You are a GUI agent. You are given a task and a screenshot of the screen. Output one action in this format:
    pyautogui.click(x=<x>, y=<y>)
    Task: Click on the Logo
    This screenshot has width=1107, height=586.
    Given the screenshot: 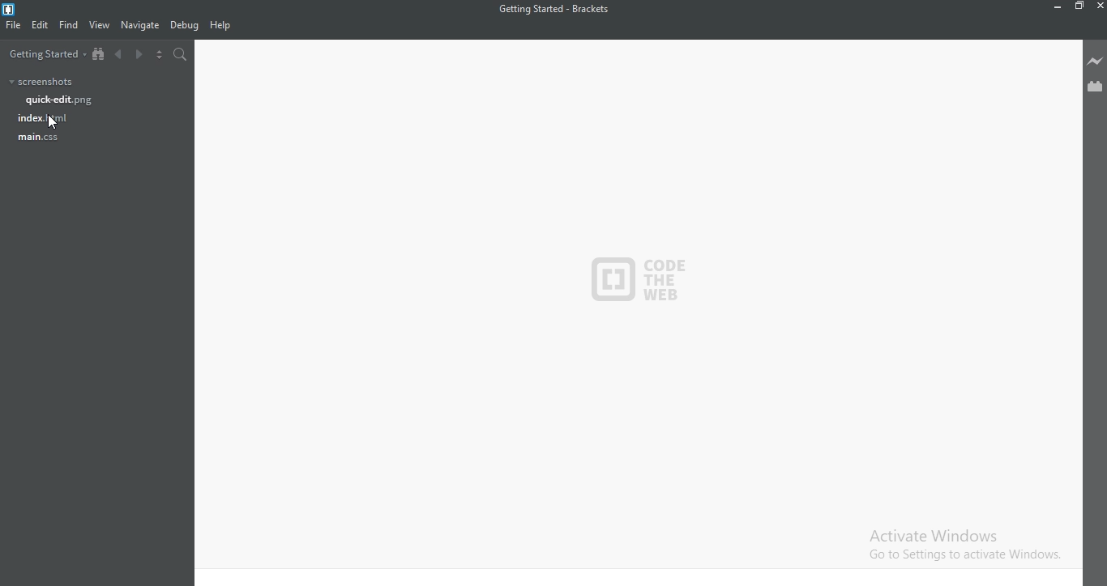 What is the action you would take?
    pyautogui.click(x=24, y=9)
    